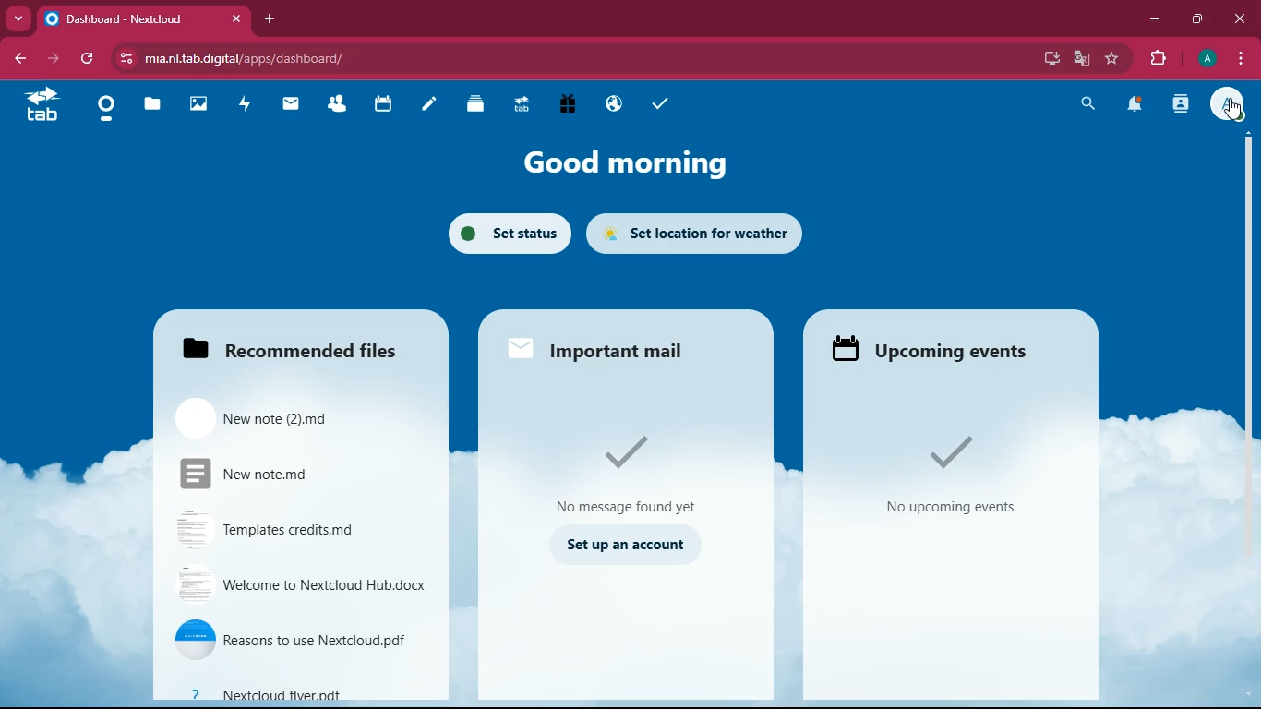 This screenshot has width=1261, height=709. I want to click on maximize, so click(1195, 19).